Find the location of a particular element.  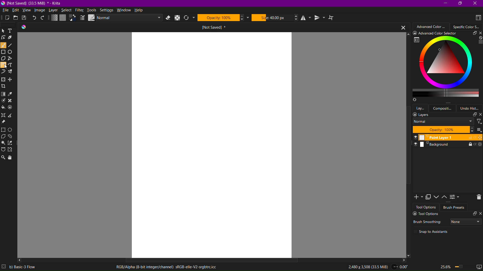

Select is located at coordinates (66, 11).